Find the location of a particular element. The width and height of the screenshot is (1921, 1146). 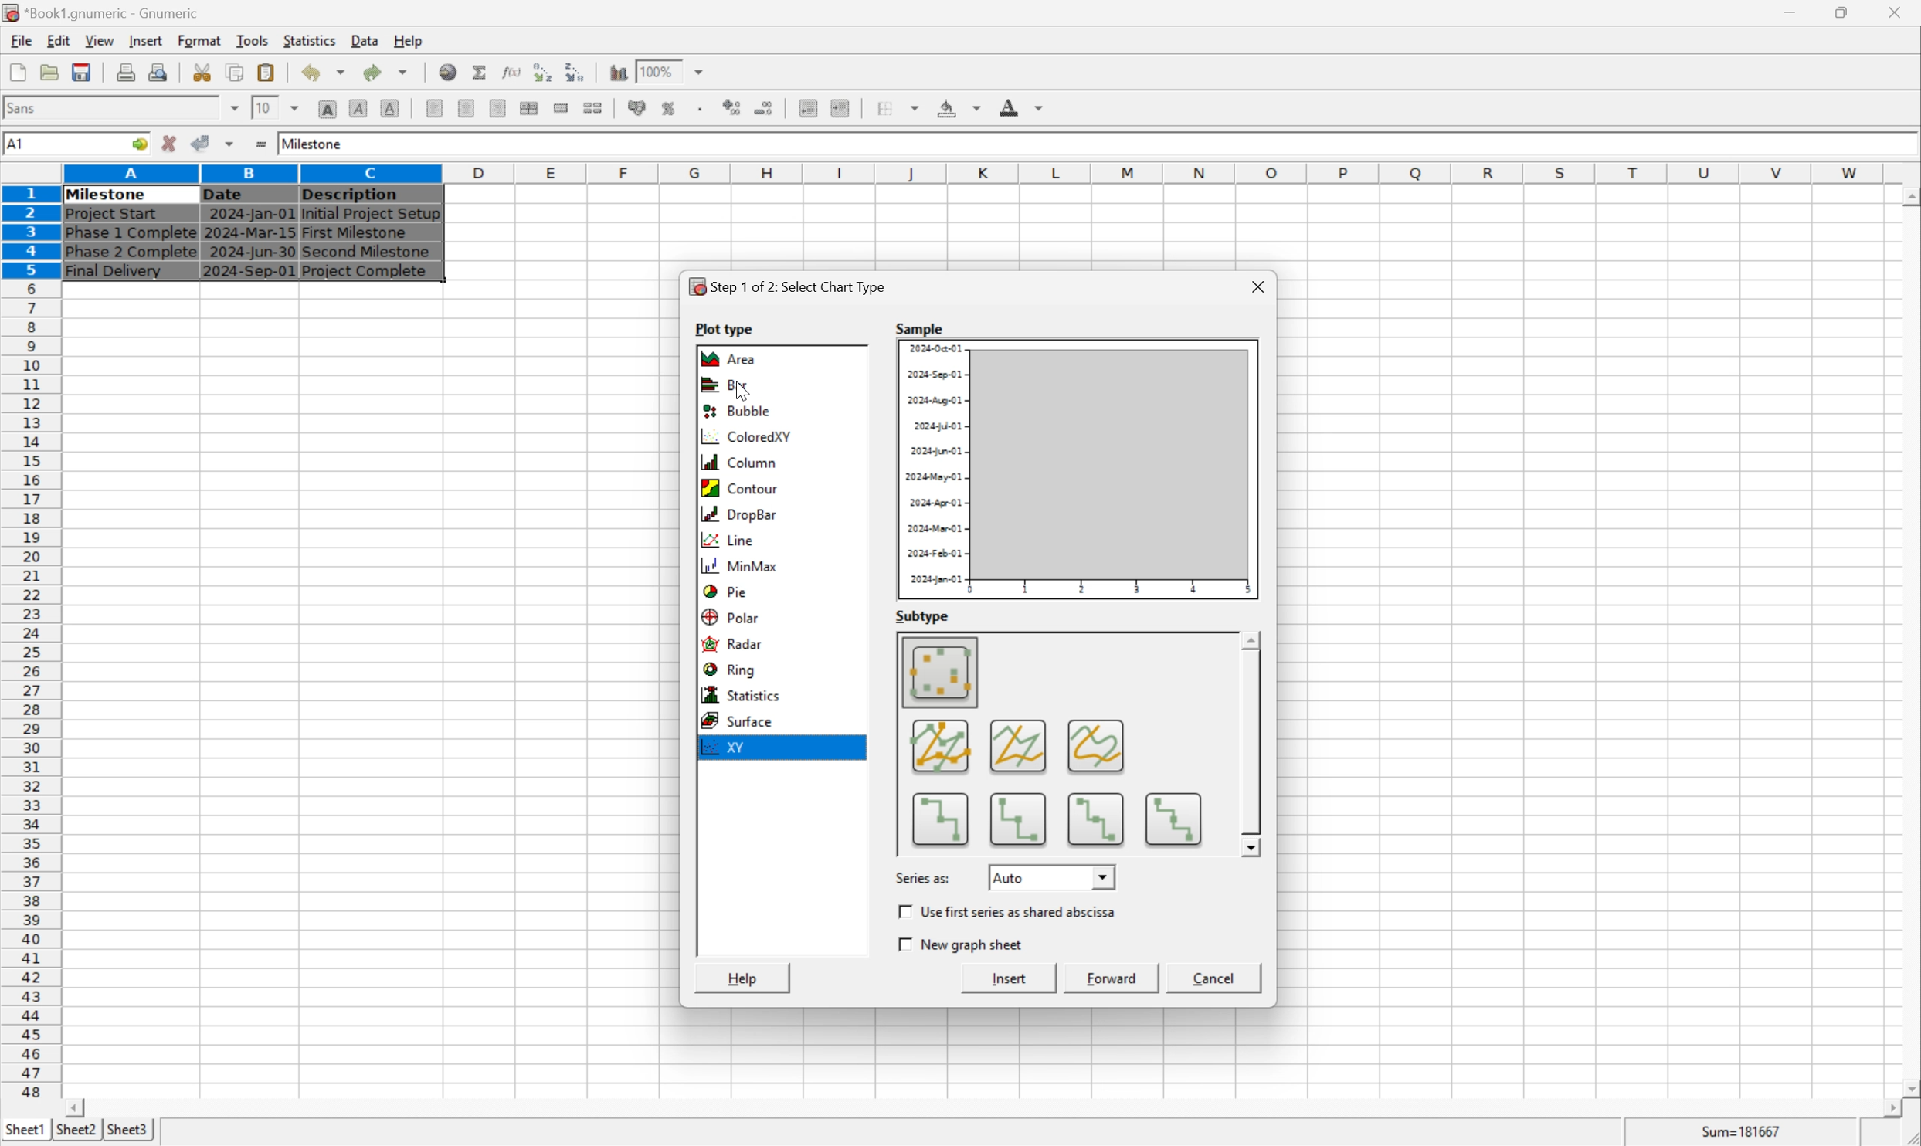

align right is located at coordinates (496, 110).